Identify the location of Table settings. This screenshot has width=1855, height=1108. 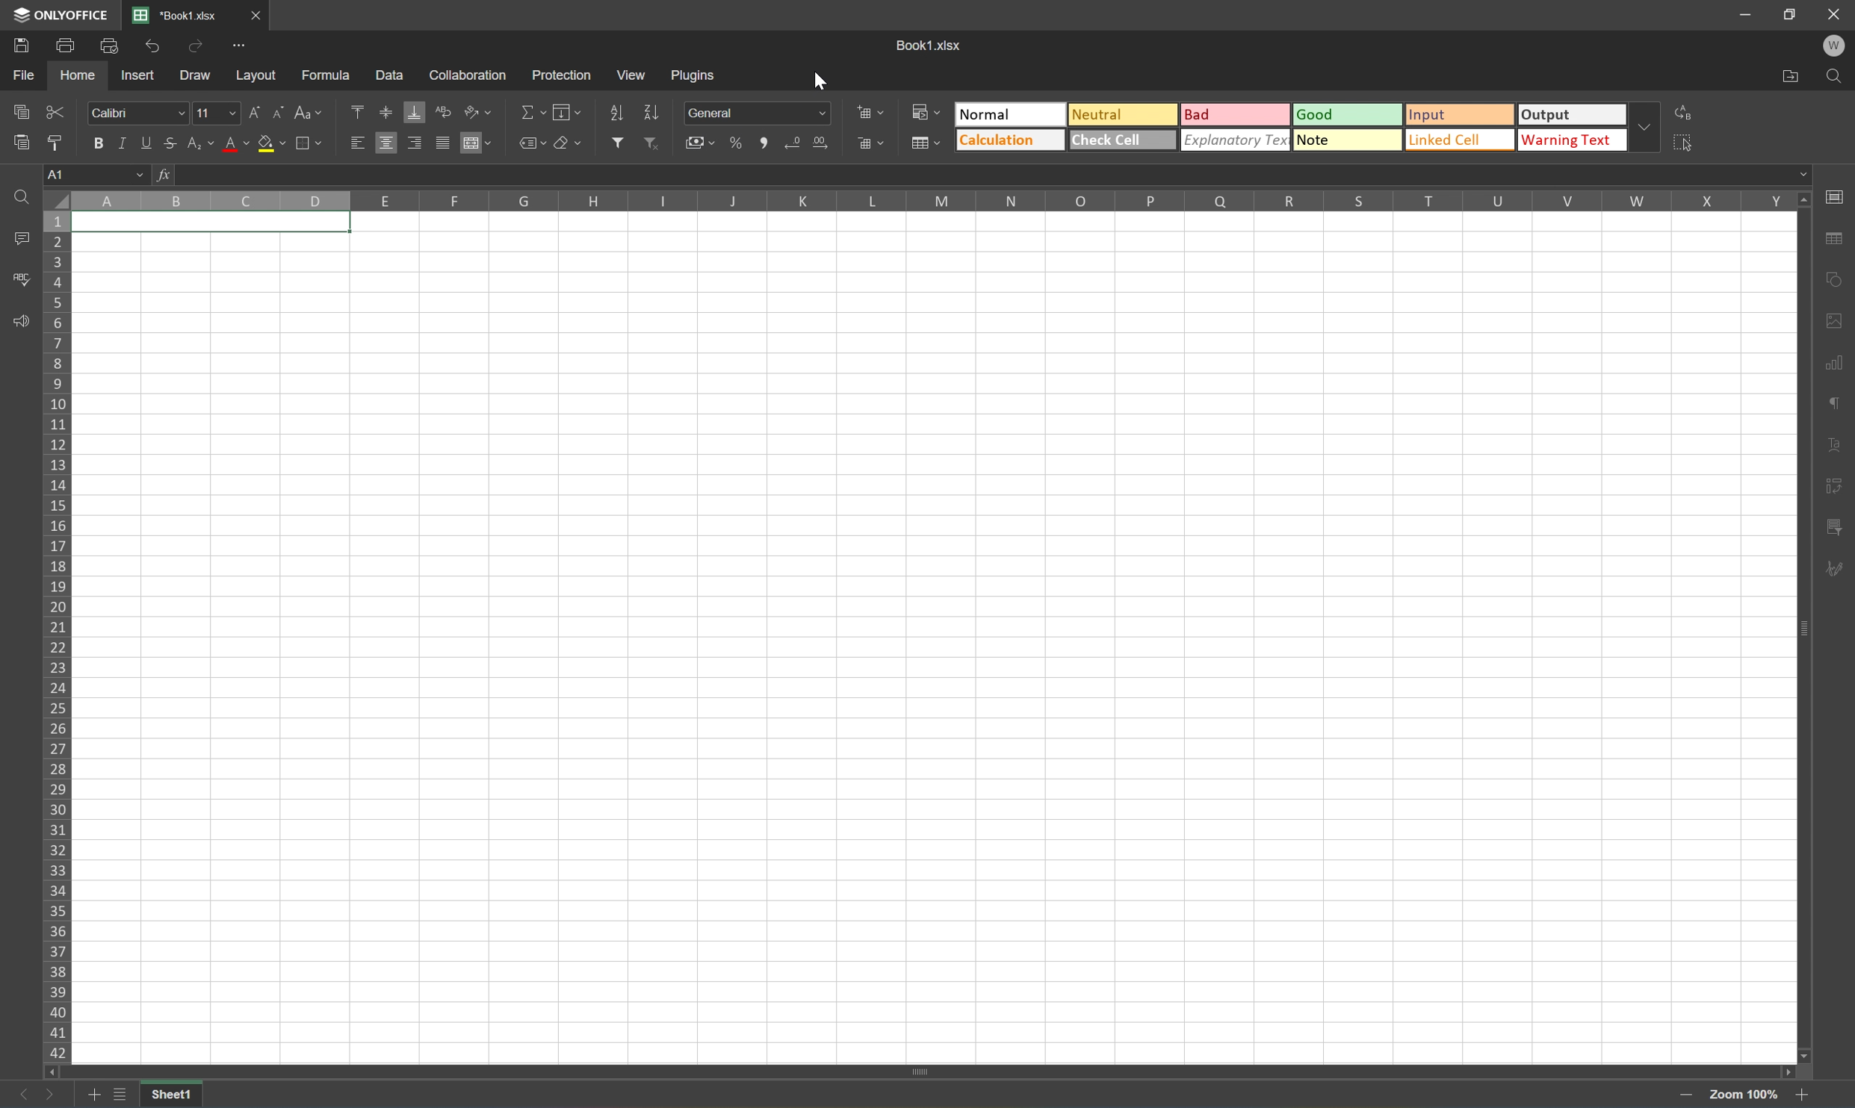
(1833, 242).